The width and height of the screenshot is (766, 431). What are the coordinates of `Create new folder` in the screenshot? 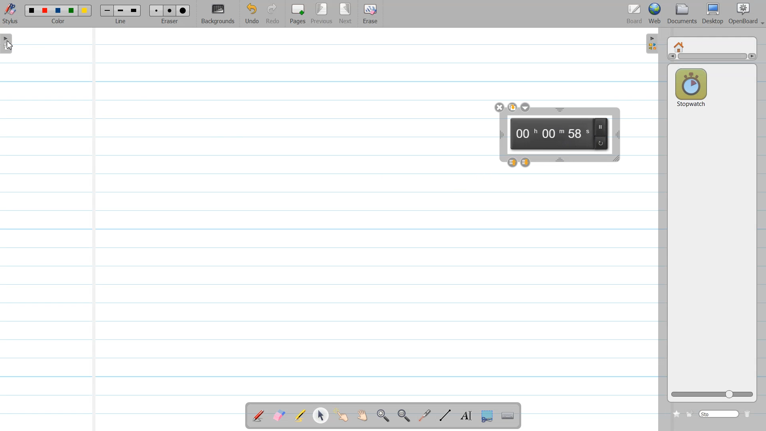 It's located at (690, 413).